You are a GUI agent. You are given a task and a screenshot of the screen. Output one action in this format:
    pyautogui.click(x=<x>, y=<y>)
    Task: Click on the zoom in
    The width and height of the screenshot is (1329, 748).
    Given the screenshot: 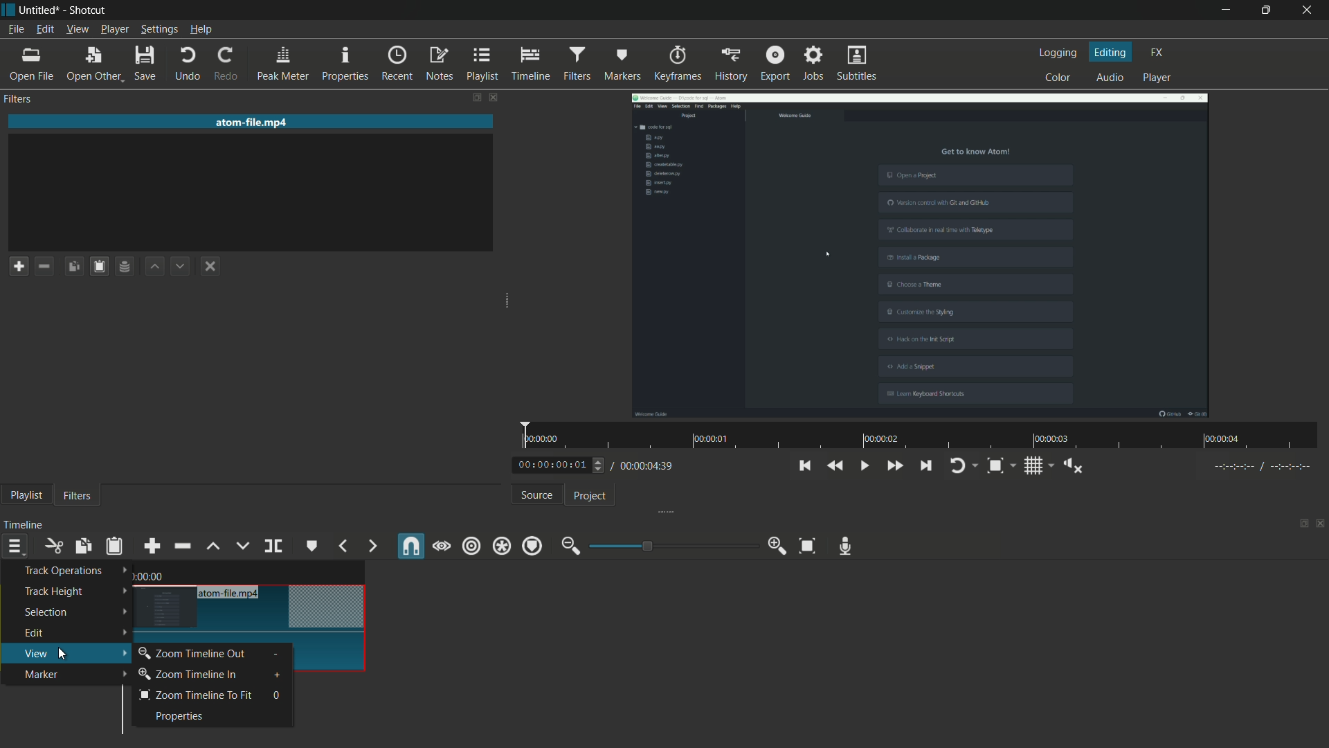 What is the action you would take?
    pyautogui.click(x=779, y=546)
    